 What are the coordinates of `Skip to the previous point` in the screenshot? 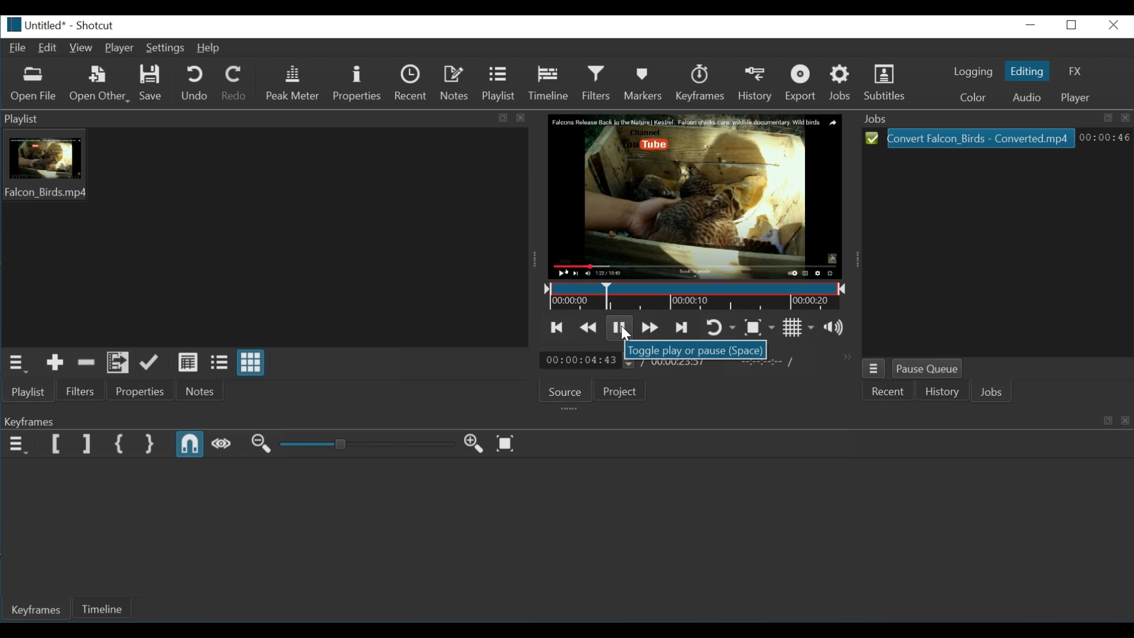 It's located at (558, 327).